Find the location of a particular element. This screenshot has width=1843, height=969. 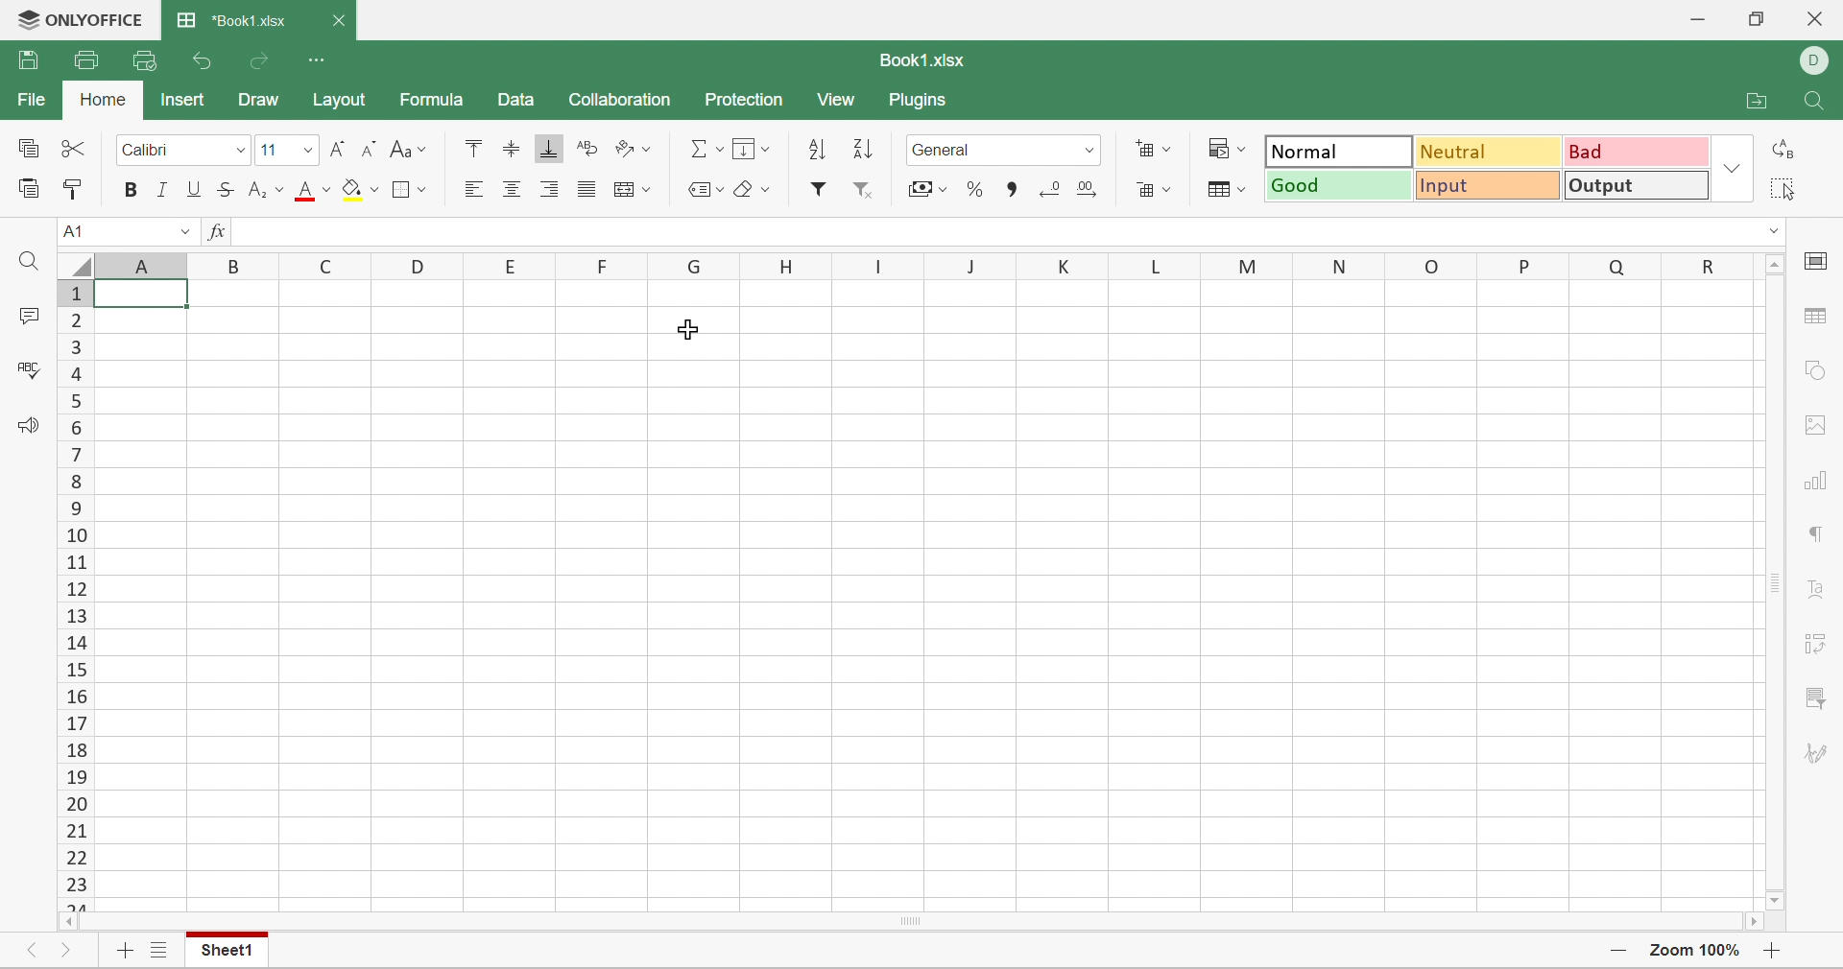

Justified is located at coordinates (583, 189).